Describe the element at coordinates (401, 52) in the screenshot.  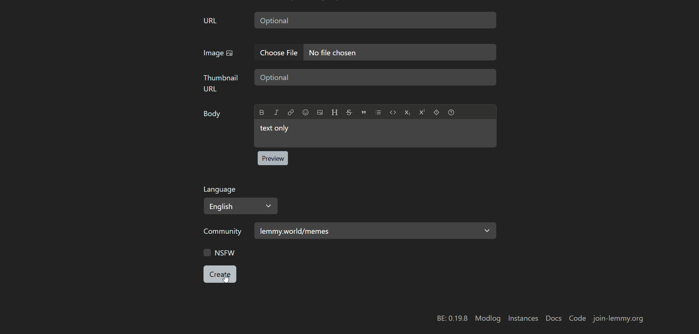
I see `text box` at that location.